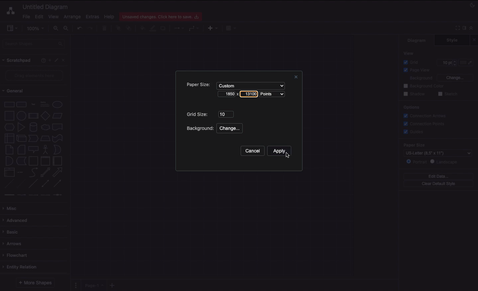  What do you see at coordinates (33, 139) in the screenshot?
I see `Step` at bounding box center [33, 139].